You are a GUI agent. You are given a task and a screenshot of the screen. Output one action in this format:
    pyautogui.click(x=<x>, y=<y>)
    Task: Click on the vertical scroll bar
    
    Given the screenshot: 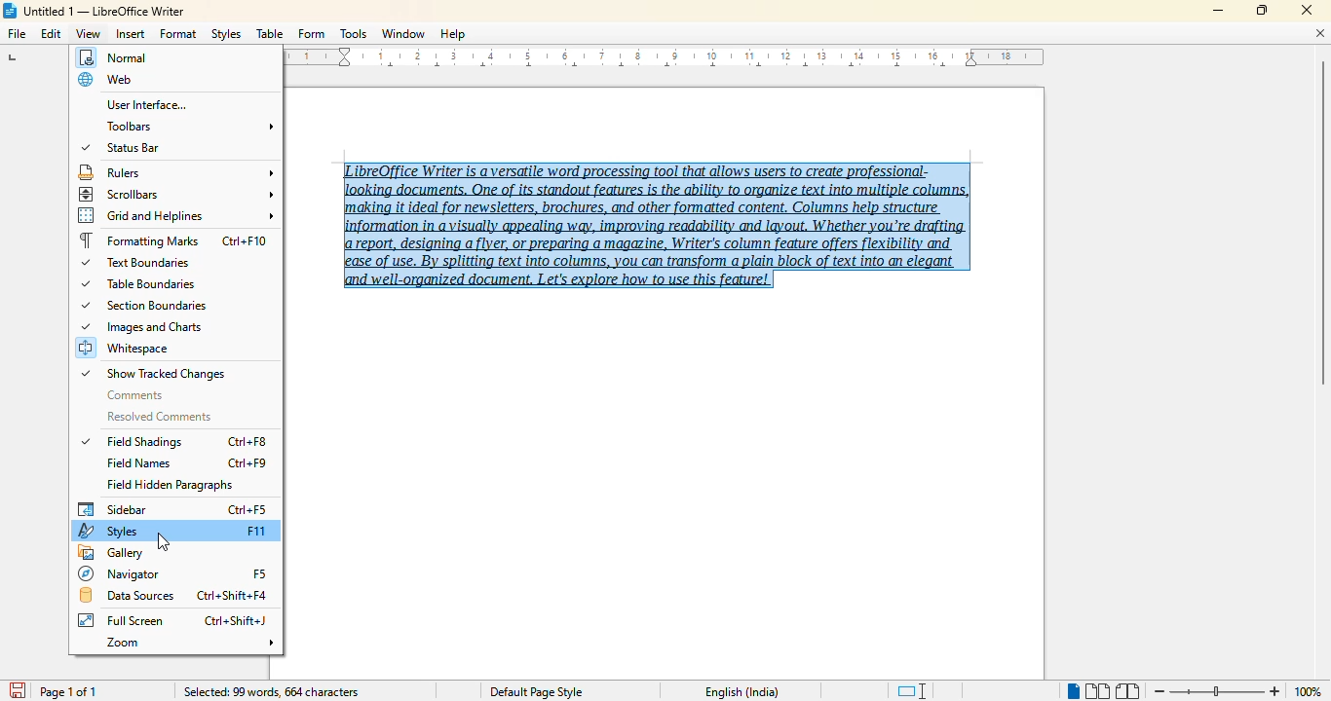 What is the action you would take?
    pyautogui.click(x=1322, y=223)
    